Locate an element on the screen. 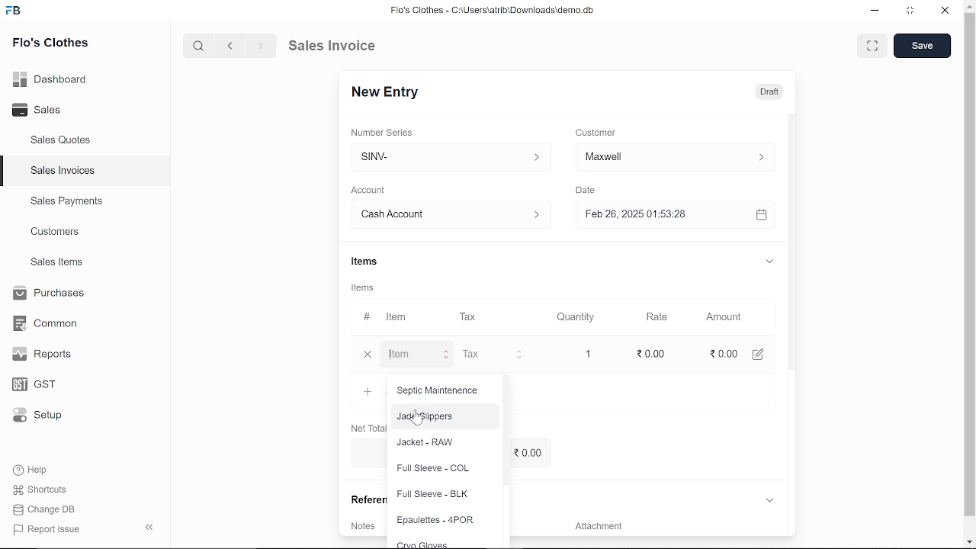 This screenshot has height=549, width=976. Sales Quotes is located at coordinates (63, 141).